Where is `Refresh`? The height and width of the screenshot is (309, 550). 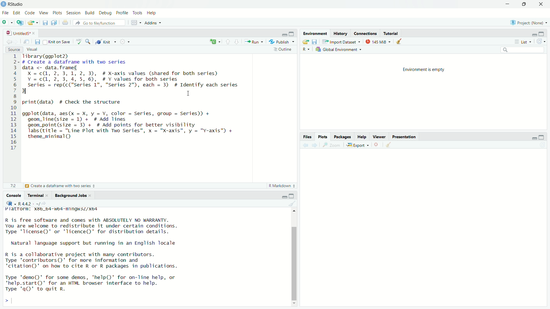 Refresh is located at coordinates (542, 146).